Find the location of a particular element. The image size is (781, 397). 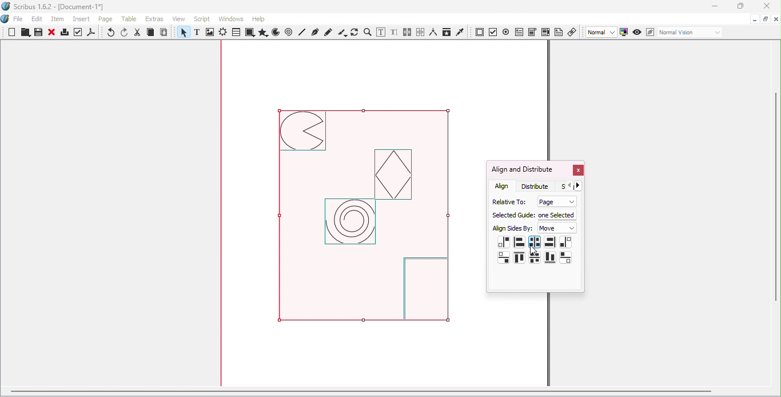

Insert is located at coordinates (83, 18).